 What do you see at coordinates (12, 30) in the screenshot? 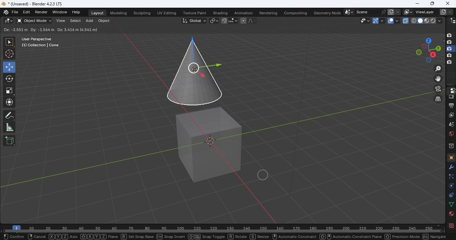
I see `Orientation` at bounding box center [12, 30].